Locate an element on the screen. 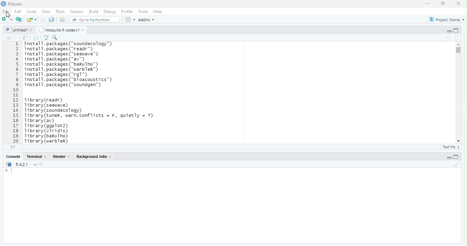 The image size is (467, 246). Render is located at coordinates (59, 156).